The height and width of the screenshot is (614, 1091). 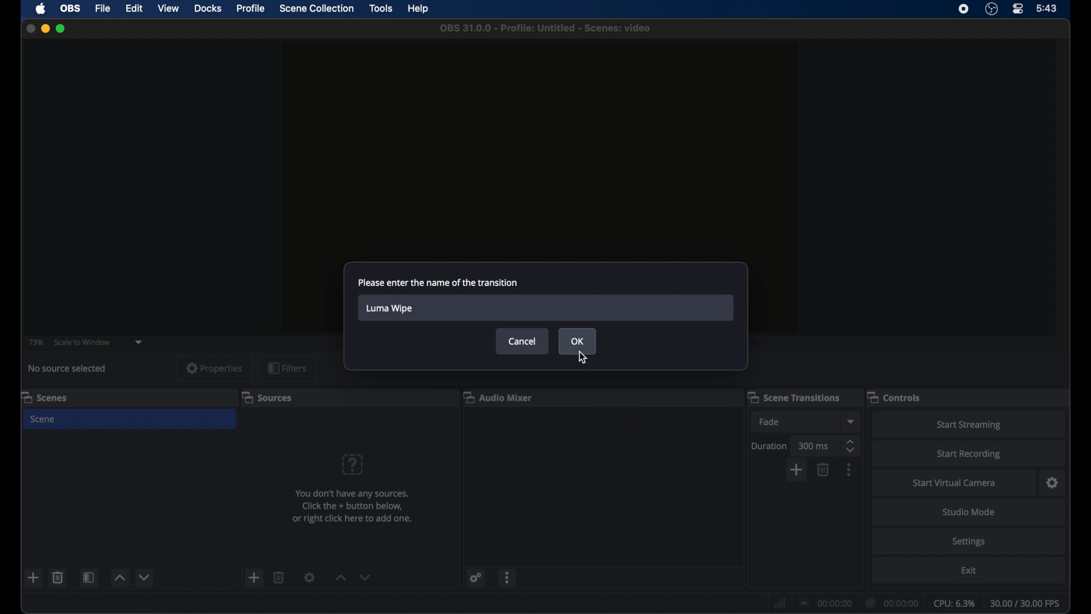 I want to click on decrement, so click(x=367, y=578).